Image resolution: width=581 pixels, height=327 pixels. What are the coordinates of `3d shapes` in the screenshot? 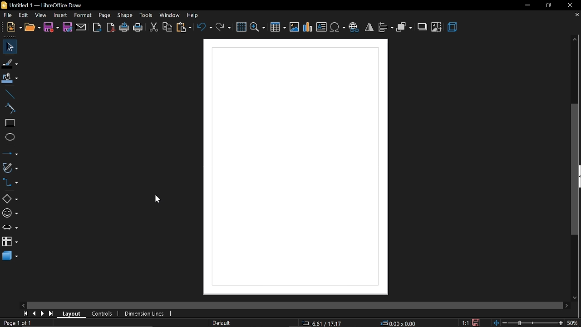 It's located at (10, 257).